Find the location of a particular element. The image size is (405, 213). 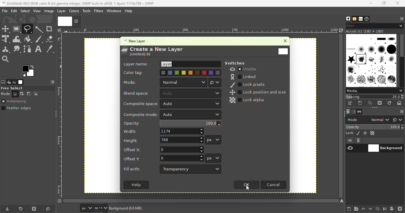

Composite space is located at coordinates (171, 104).